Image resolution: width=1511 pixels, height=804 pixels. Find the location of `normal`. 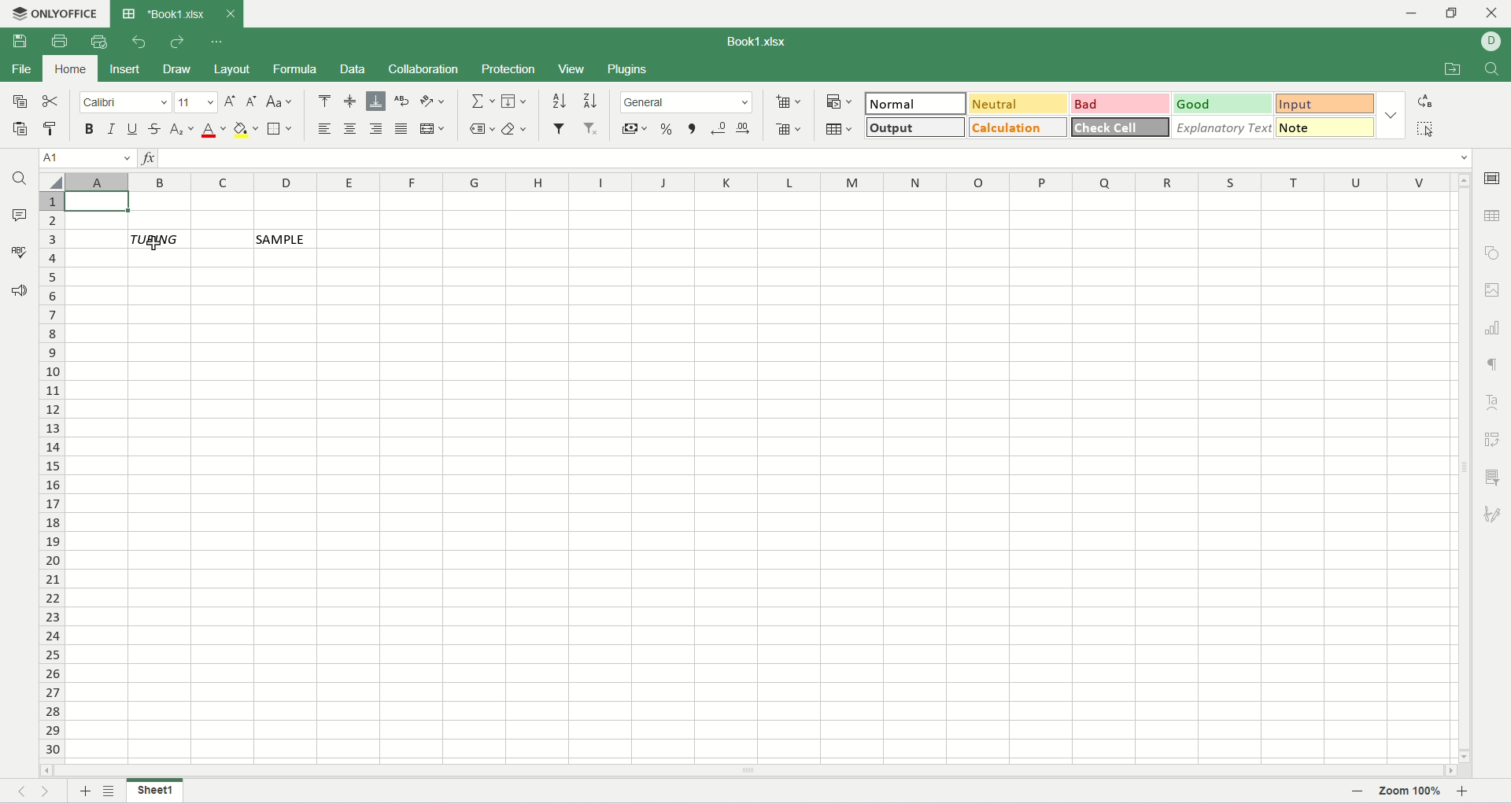

normal is located at coordinates (914, 102).